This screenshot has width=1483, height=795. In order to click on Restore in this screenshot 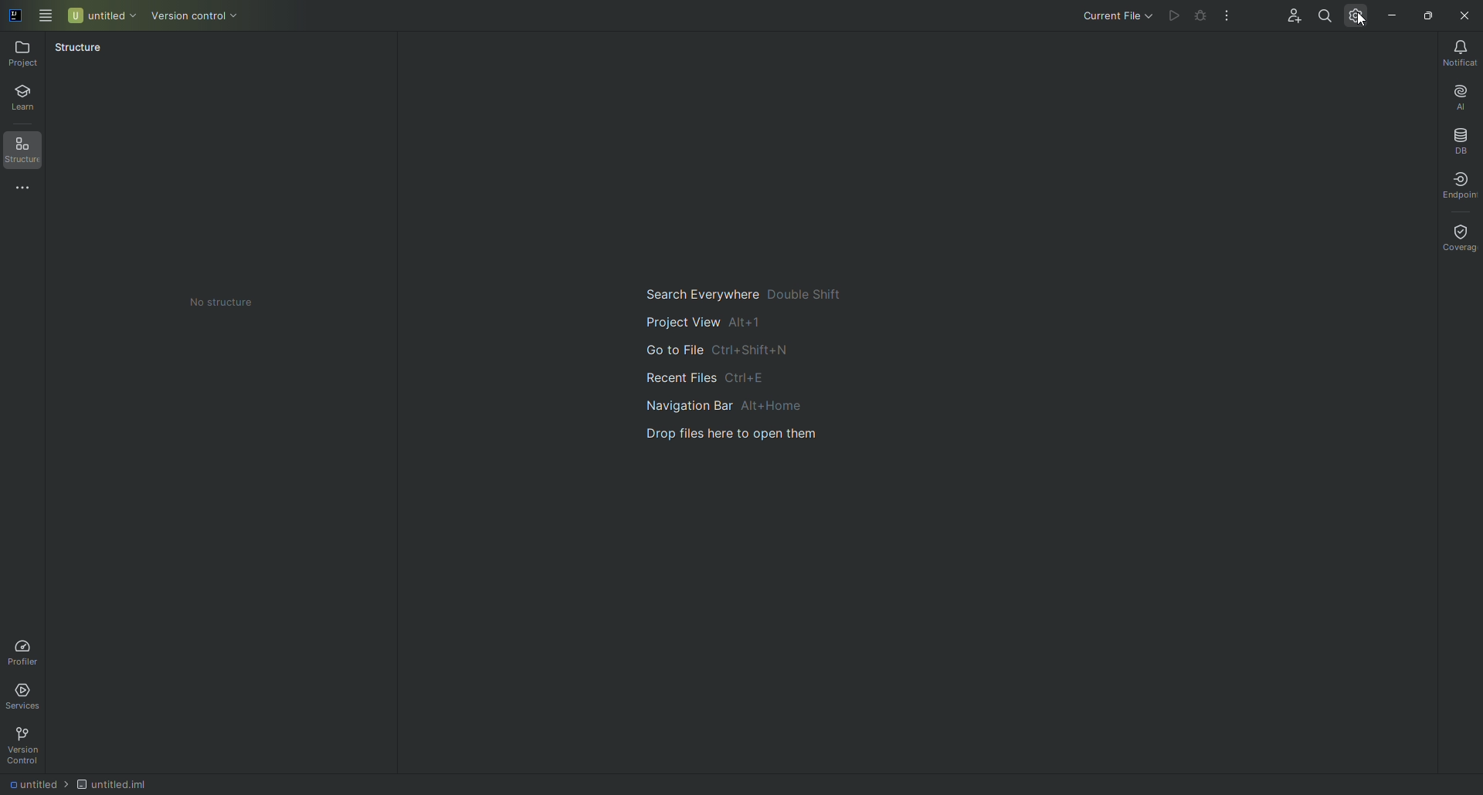, I will do `click(1426, 15)`.